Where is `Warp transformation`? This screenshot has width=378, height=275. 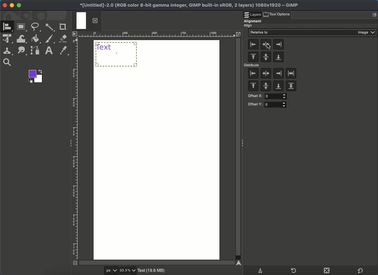
Warp transformation is located at coordinates (21, 39).